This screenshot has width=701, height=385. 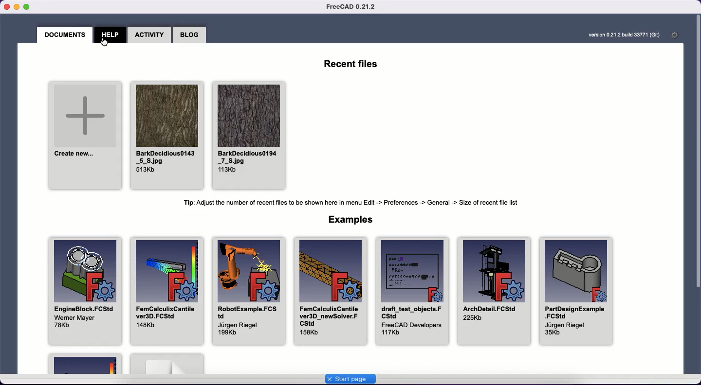 I want to click on Activity, so click(x=148, y=34).